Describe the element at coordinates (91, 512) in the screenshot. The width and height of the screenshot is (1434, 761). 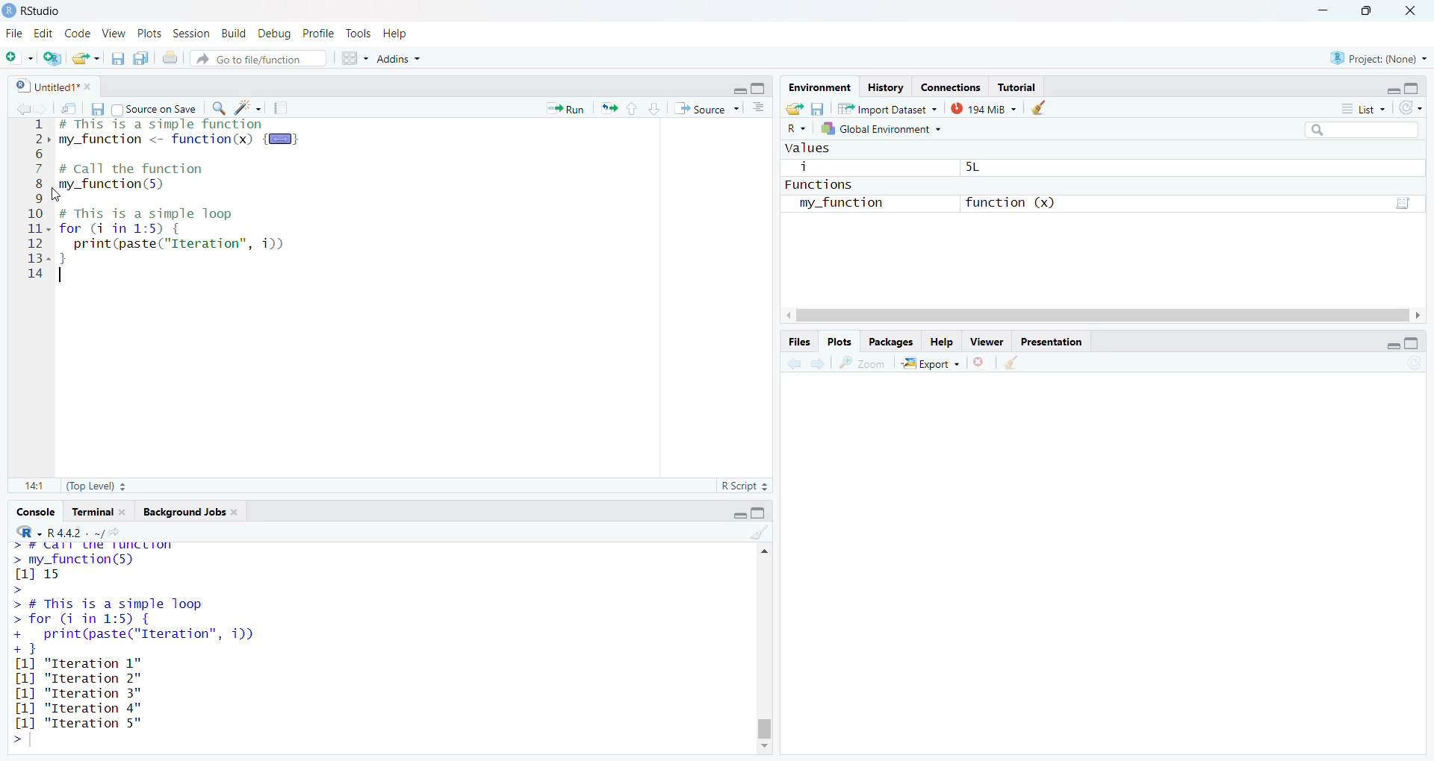
I see `terminal` at that location.